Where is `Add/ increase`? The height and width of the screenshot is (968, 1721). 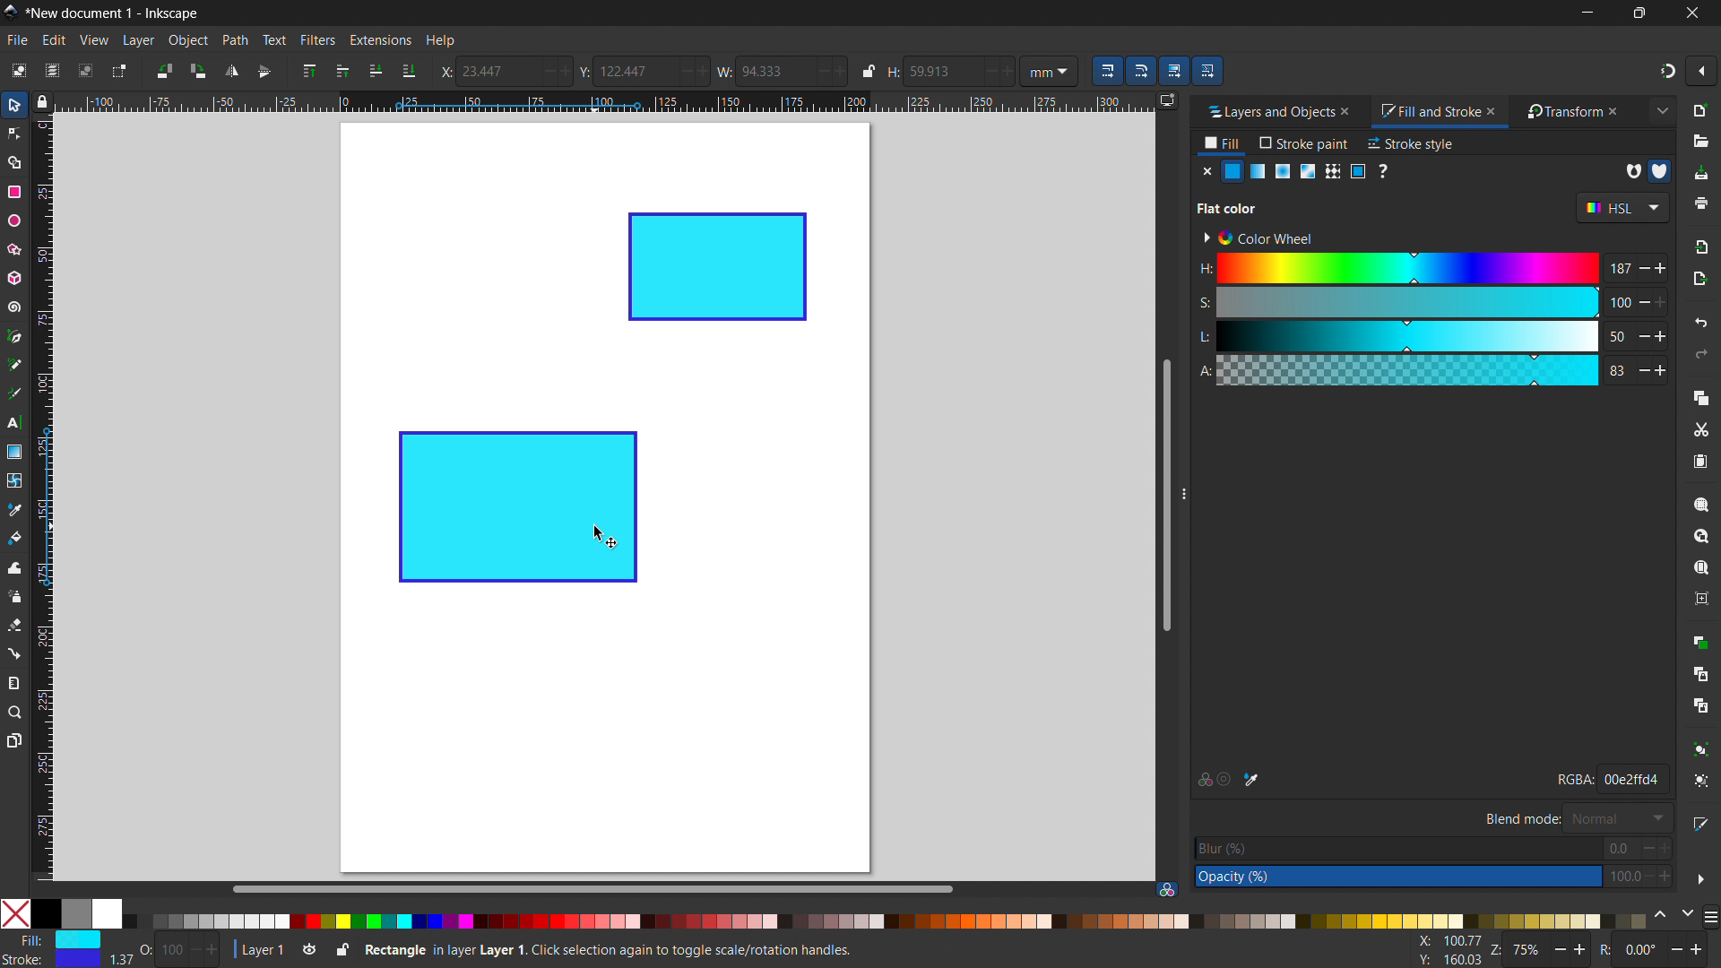 Add/ increase is located at coordinates (705, 71).